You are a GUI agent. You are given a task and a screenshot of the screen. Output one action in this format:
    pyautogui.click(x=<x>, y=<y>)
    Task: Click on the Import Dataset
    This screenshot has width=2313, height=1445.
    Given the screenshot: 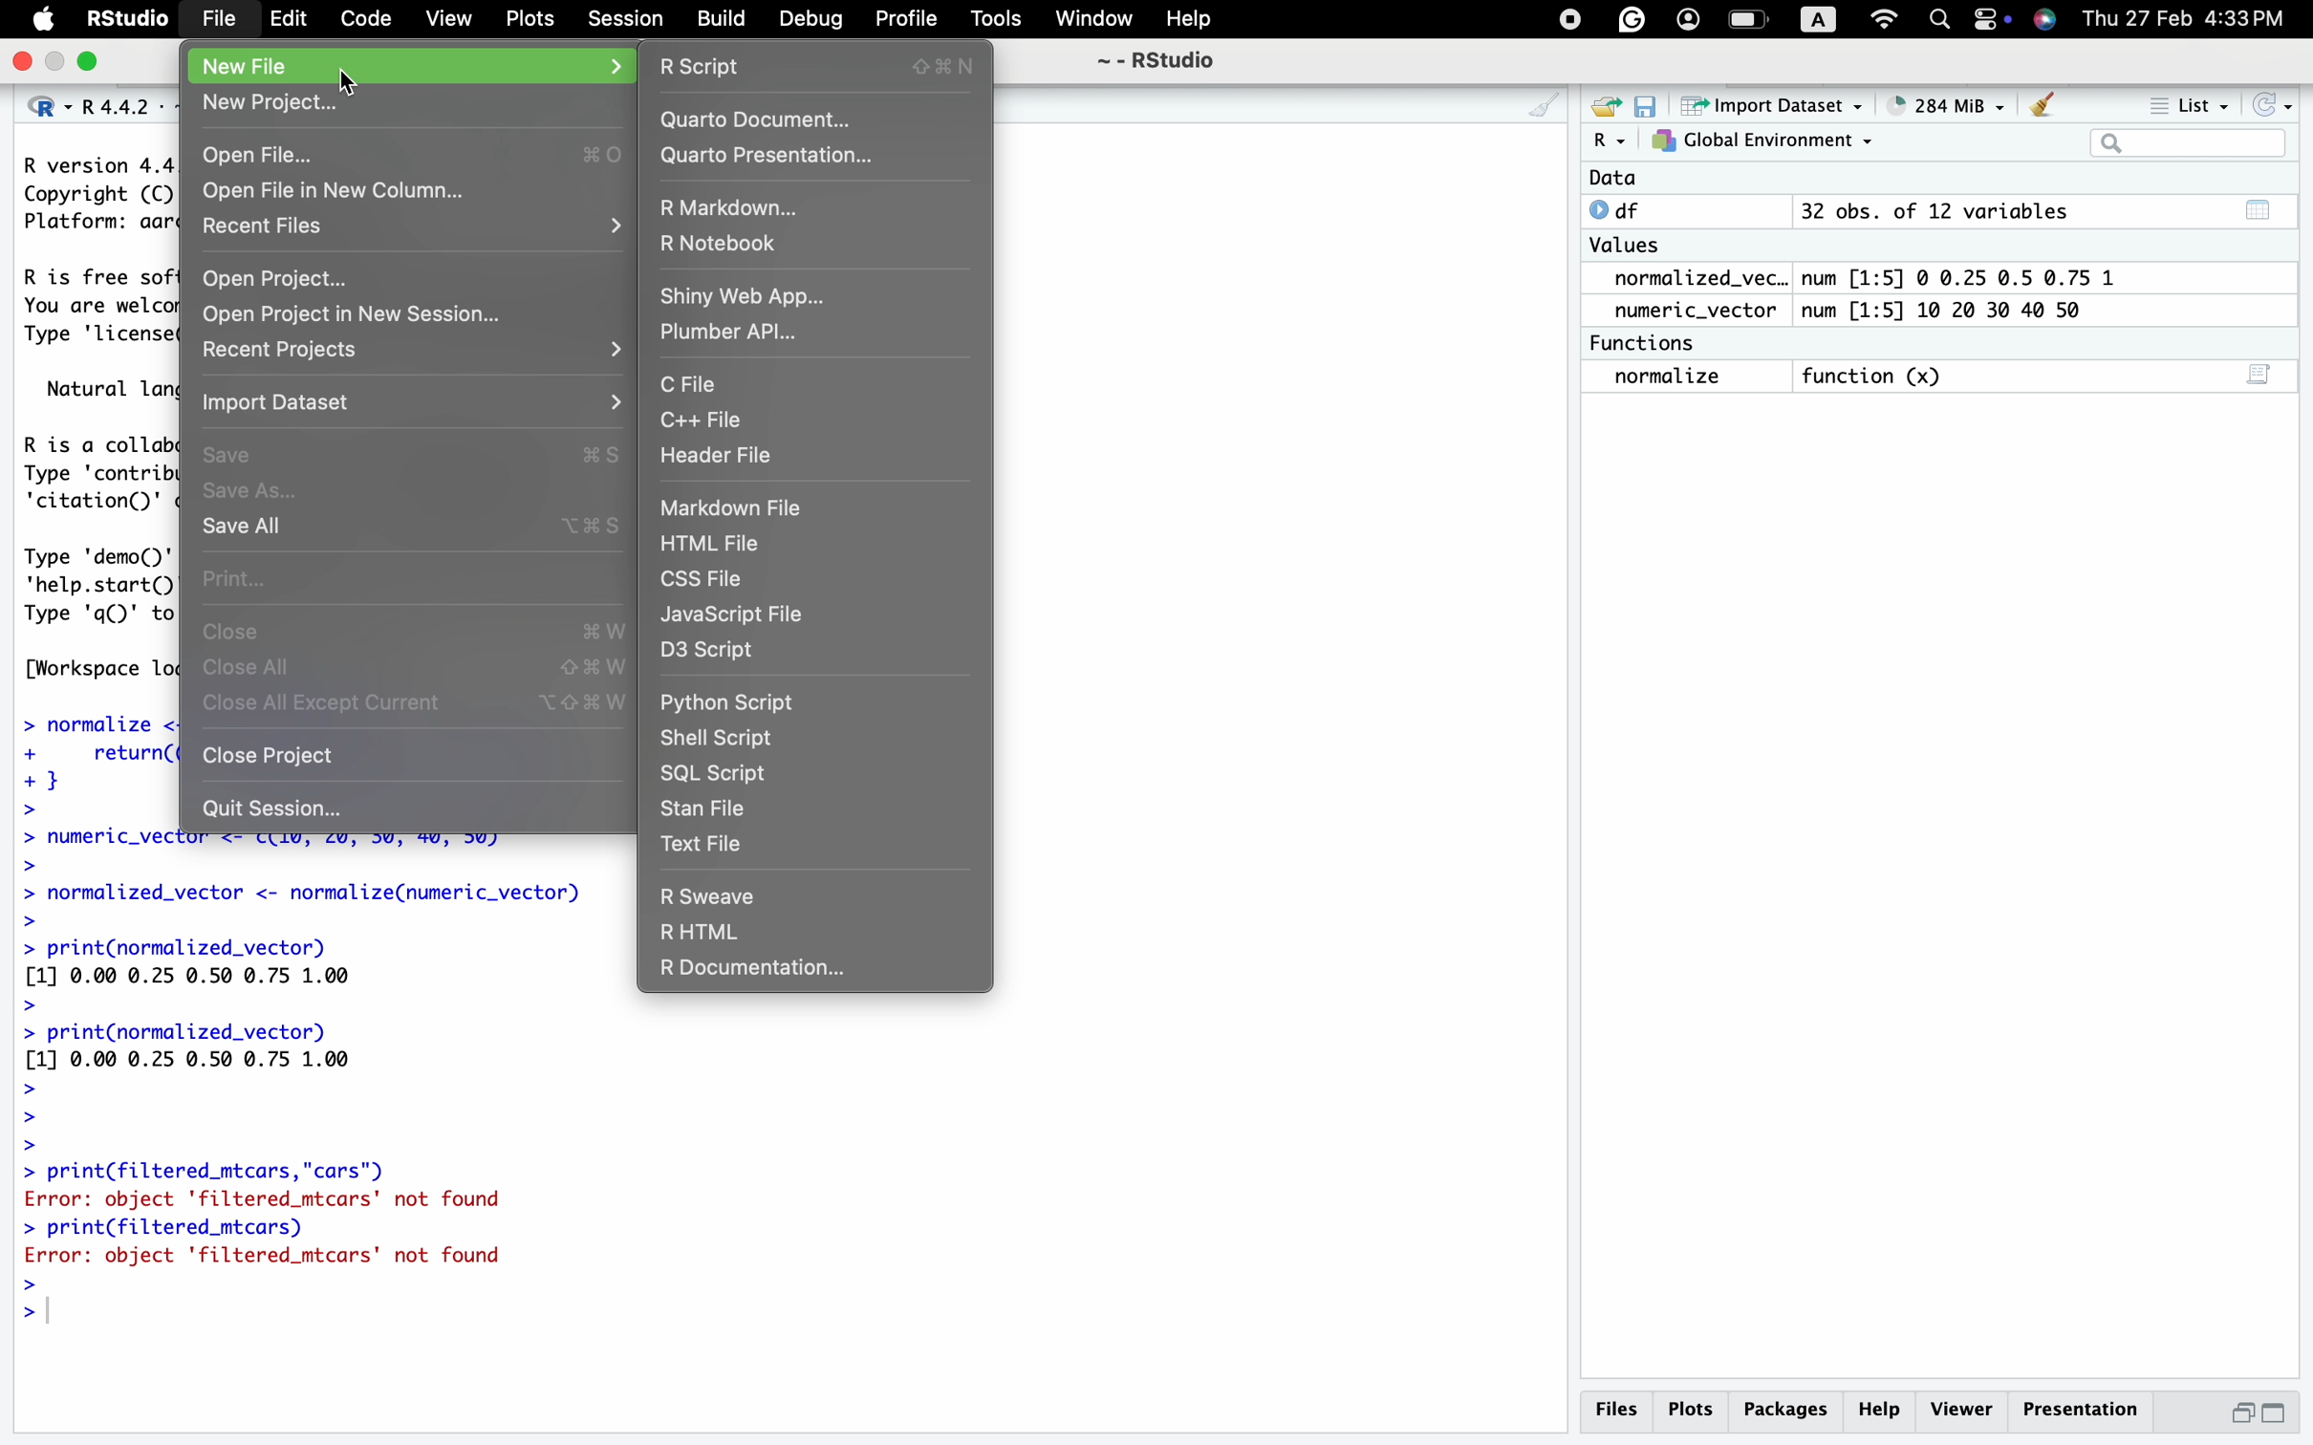 What is the action you would take?
    pyautogui.click(x=1767, y=107)
    